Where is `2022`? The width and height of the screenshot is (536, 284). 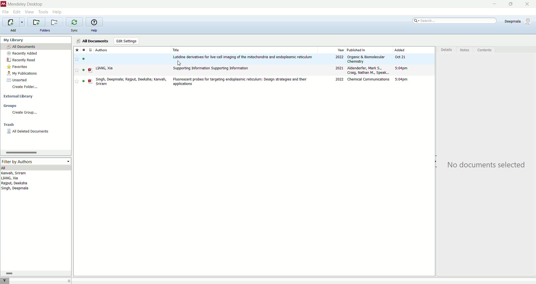
2022 is located at coordinates (339, 57).